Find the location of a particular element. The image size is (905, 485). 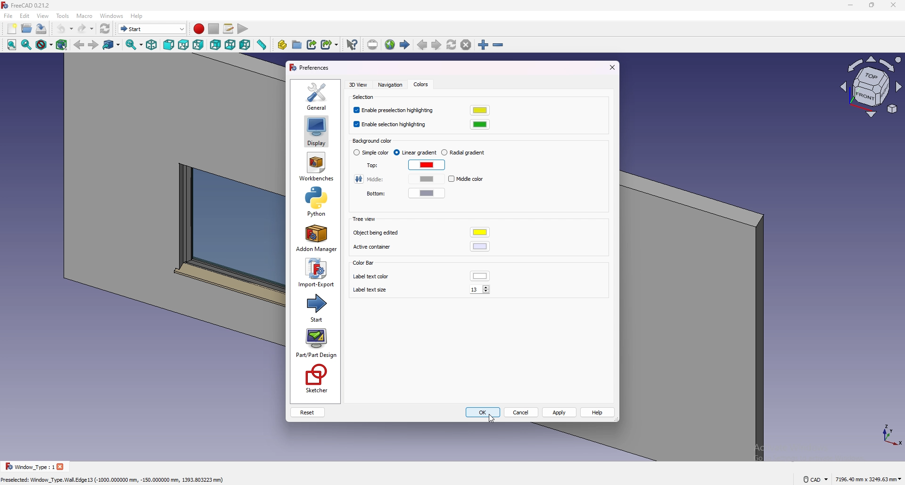

middle is located at coordinates (370, 179).